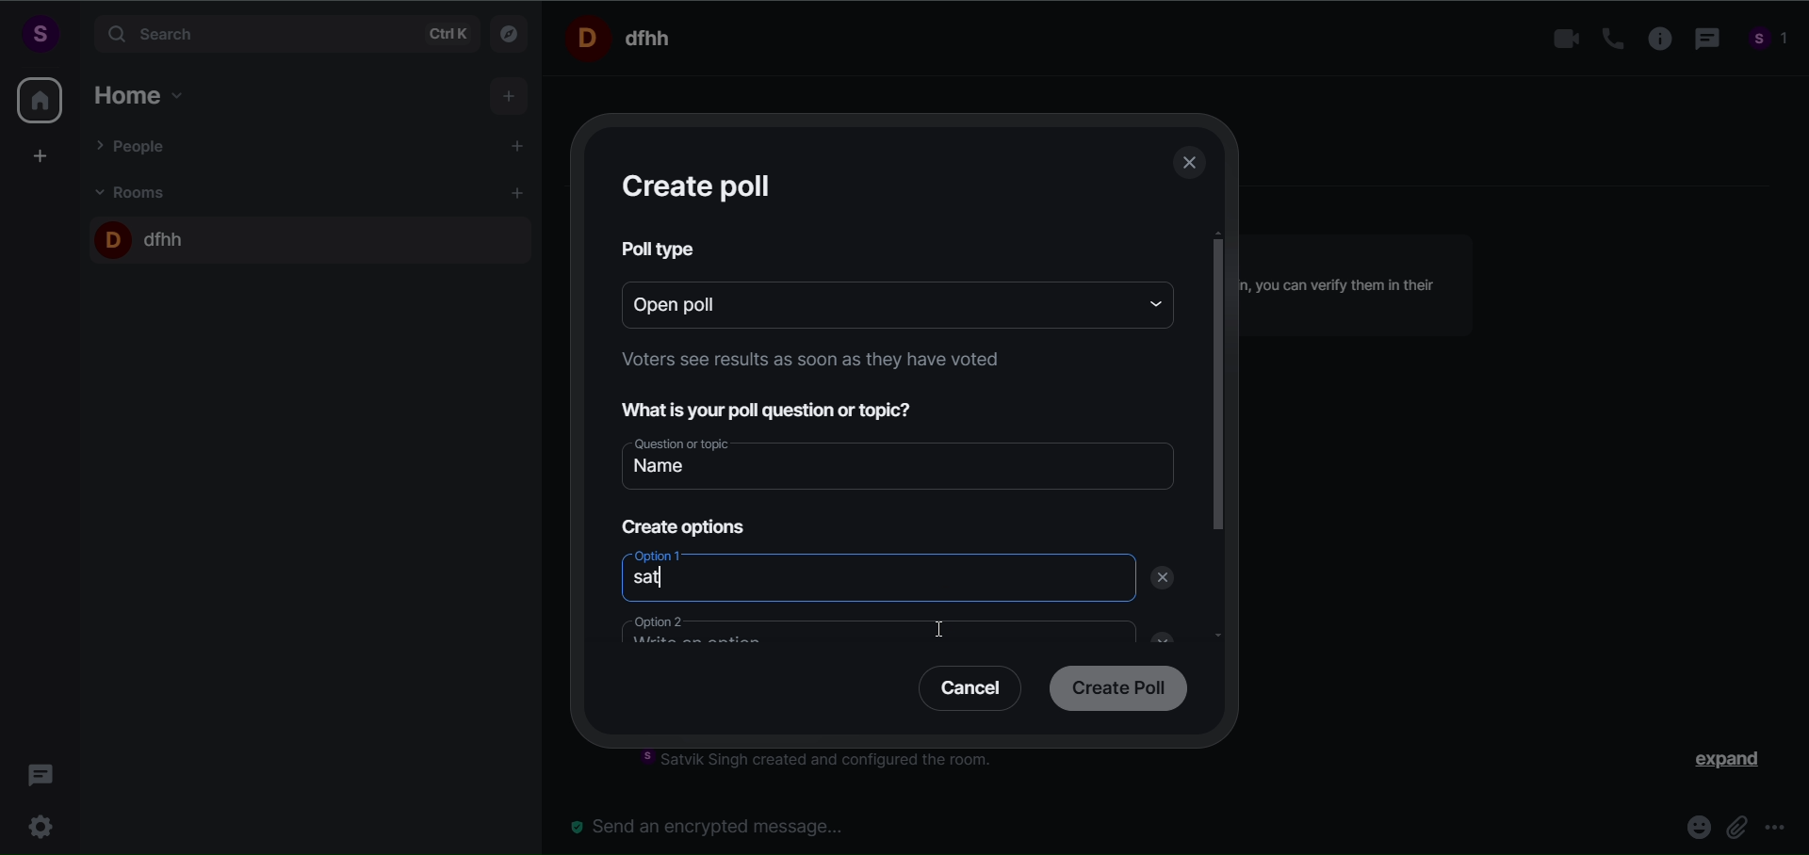 The width and height of the screenshot is (1809, 855). Describe the element at coordinates (806, 363) in the screenshot. I see `instruction` at that location.